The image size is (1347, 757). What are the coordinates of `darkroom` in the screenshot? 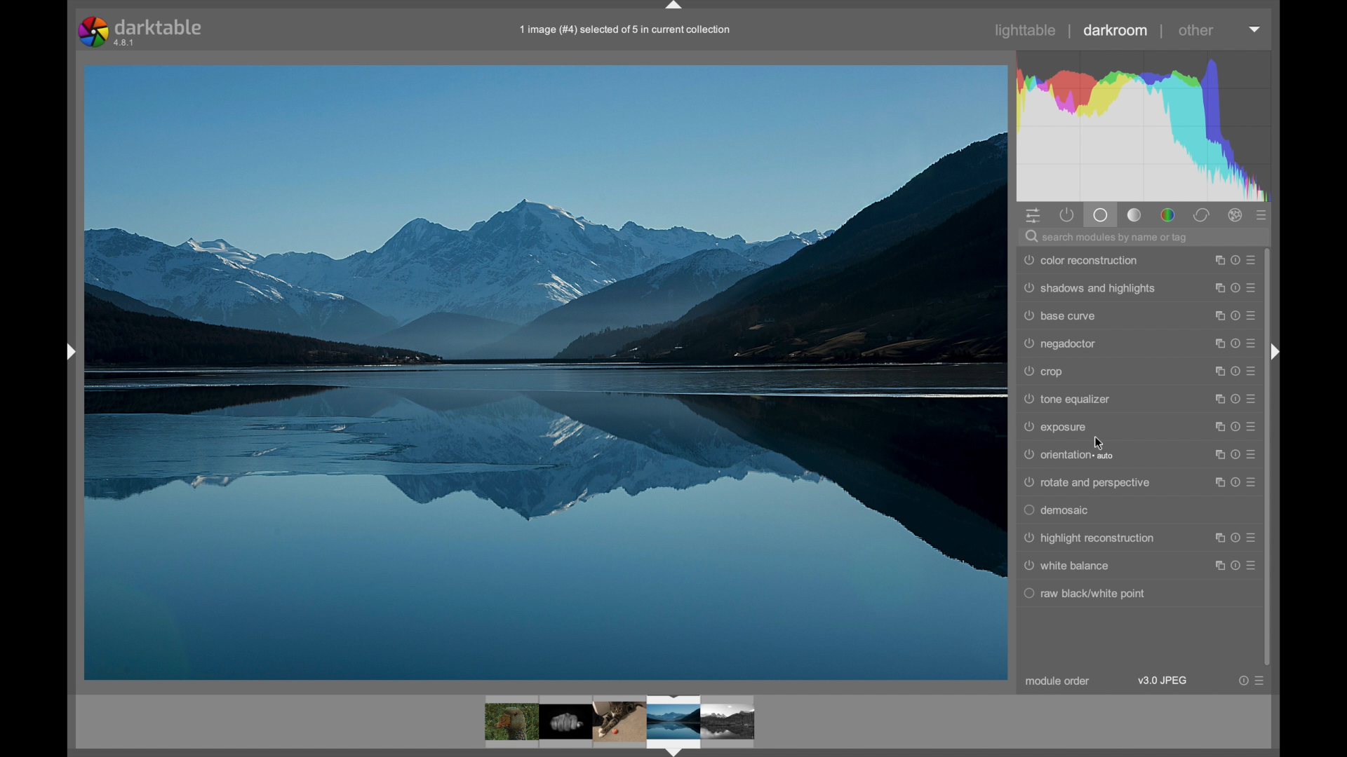 It's located at (1115, 30).